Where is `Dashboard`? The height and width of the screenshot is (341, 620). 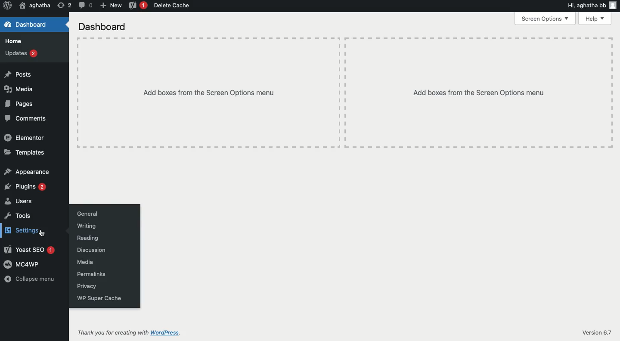
Dashboard is located at coordinates (26, 25).